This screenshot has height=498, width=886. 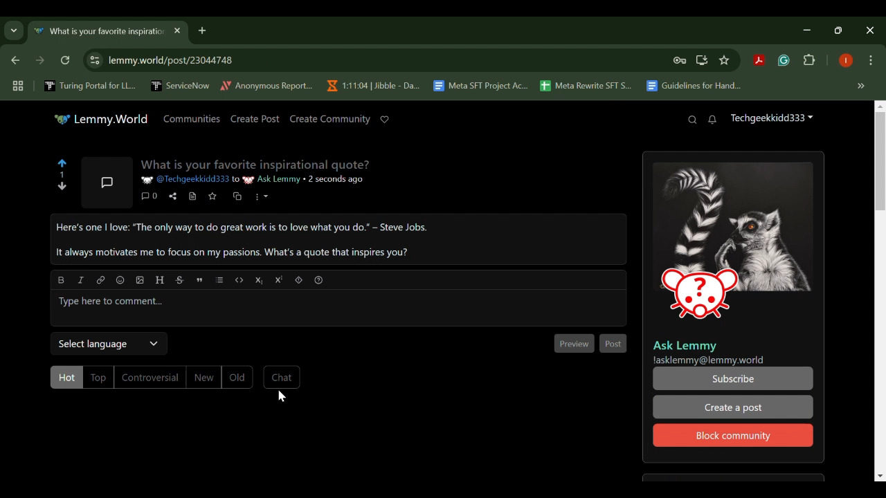 What do you see at coordinates (692, 86) in the screenshot?
I see `Guidelines for Handling` at bounding box center [692, 86].